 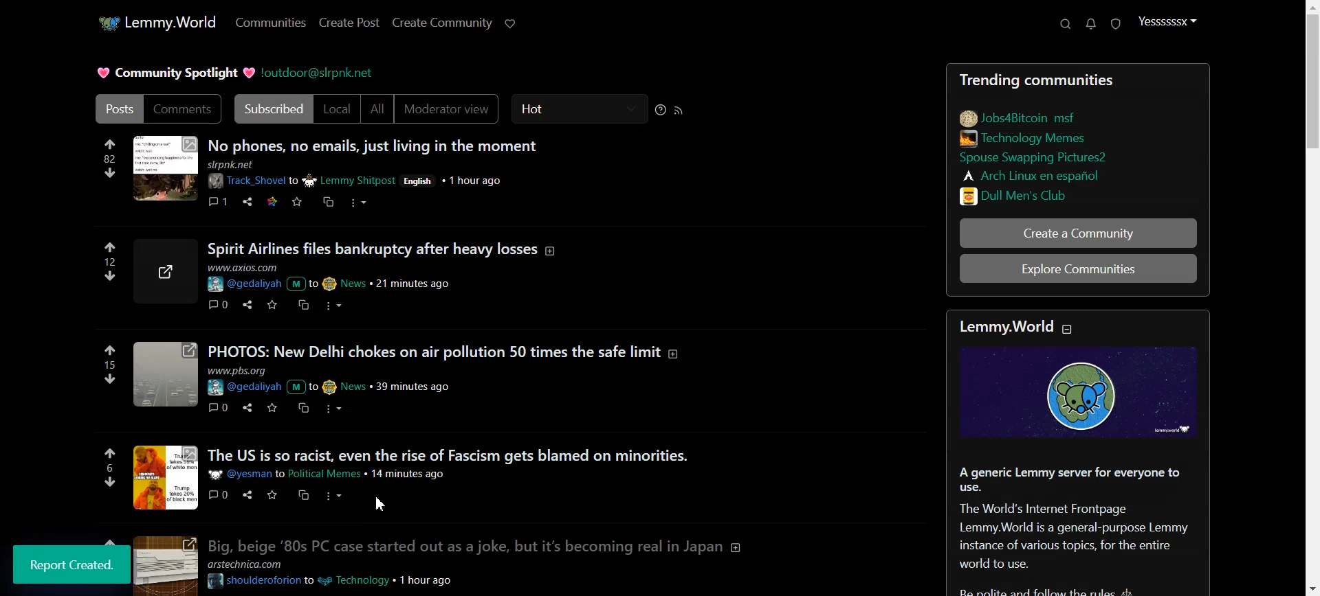 What do you see at coordinates (1312, 298) in the screenshot?
I see `Vertical scroll bar` at bounding box center [1312, 298].